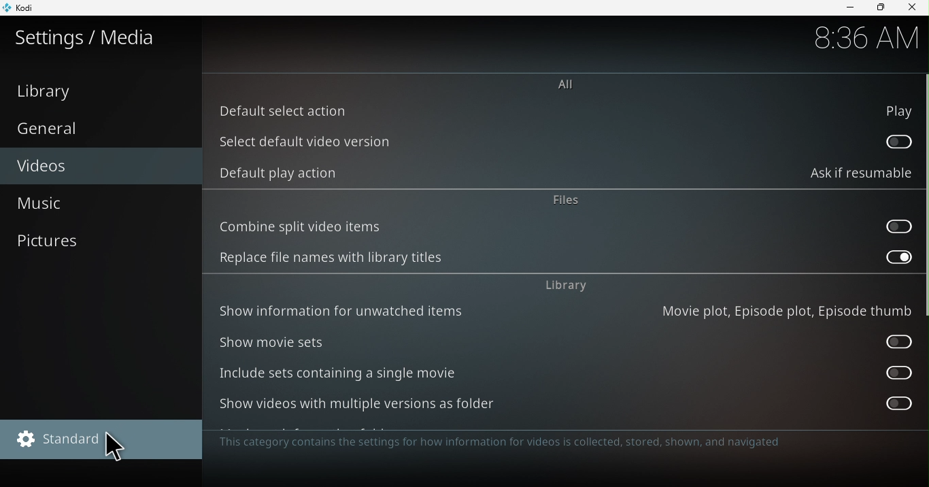 This screenshot has width=929, height=487. Describe the element at coordinates (845, 8) in the screenshot. I see `Minimize` at that location.